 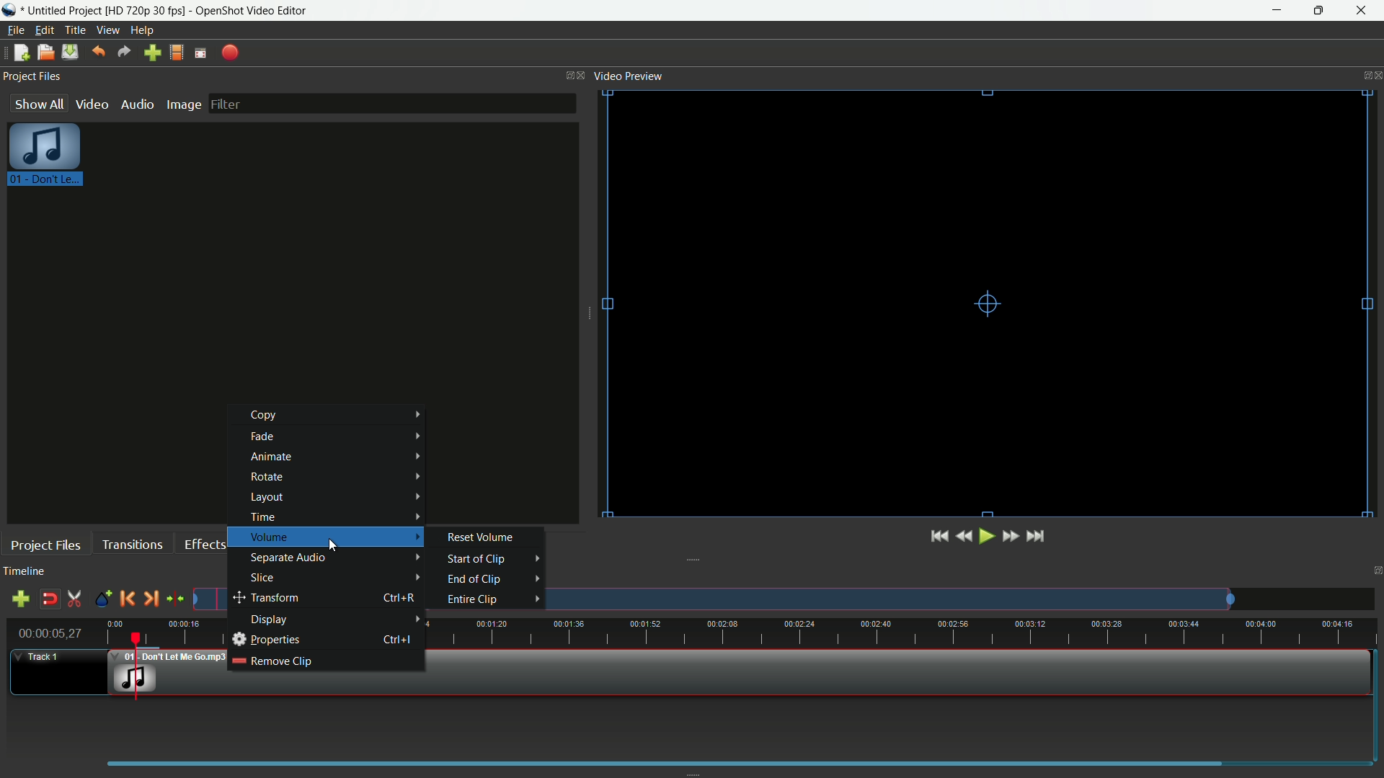 I want to click on quickly play backward, so click(x=966, y=536).